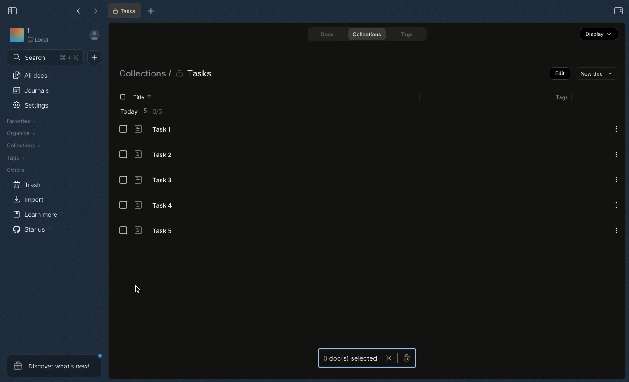 The width and height of the screenshot is (629, 382). I want to click on Settings, so click(31, 105).